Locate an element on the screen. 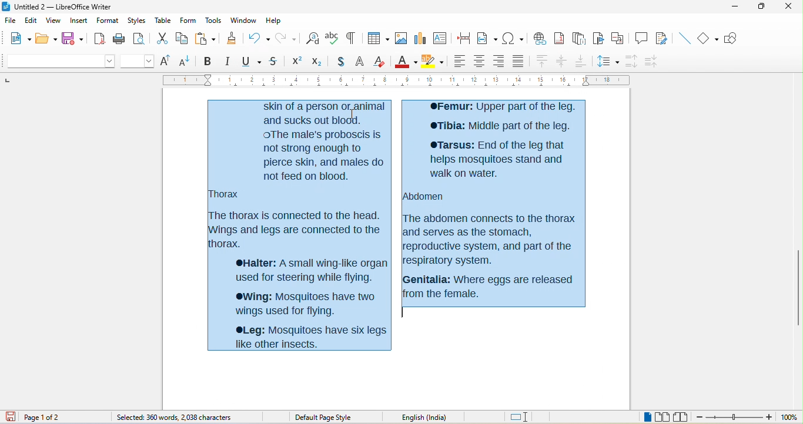 This screenshot has height=424, width=803. table is located at coordinates (162, 20).